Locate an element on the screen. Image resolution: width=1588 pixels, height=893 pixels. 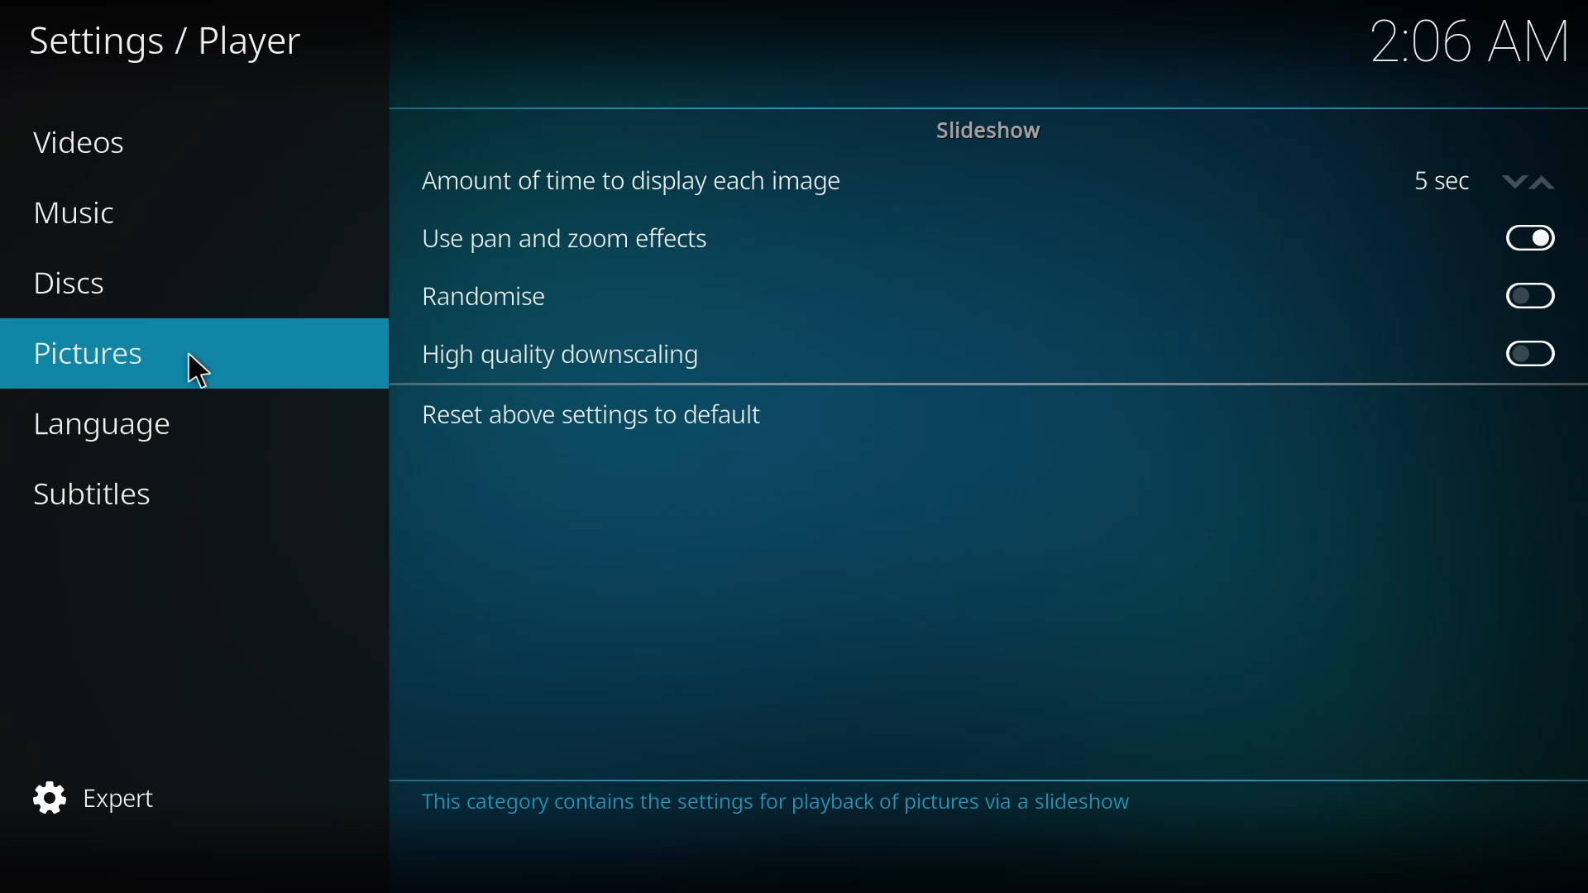
time is located at coordinates (1476, 42).